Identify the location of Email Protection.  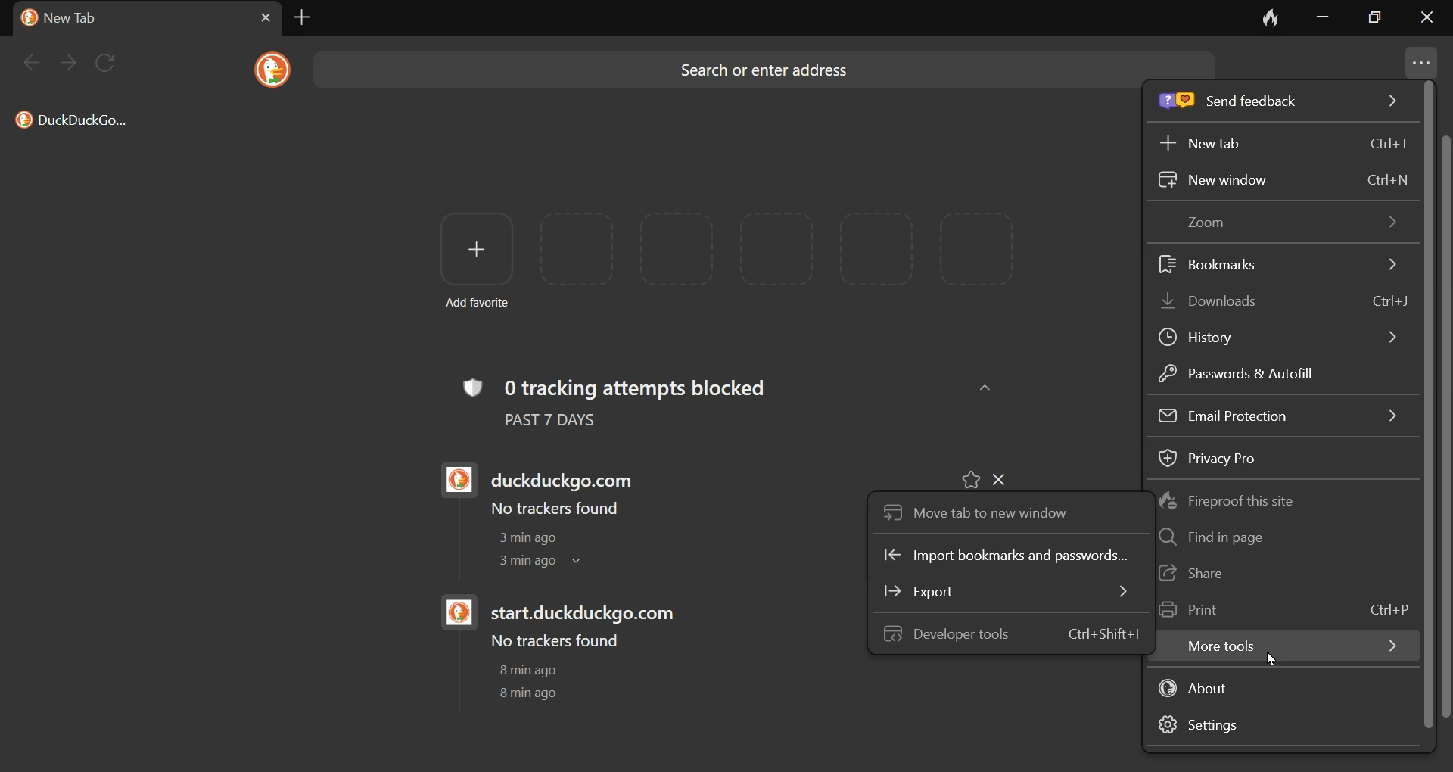
(1273, 413).